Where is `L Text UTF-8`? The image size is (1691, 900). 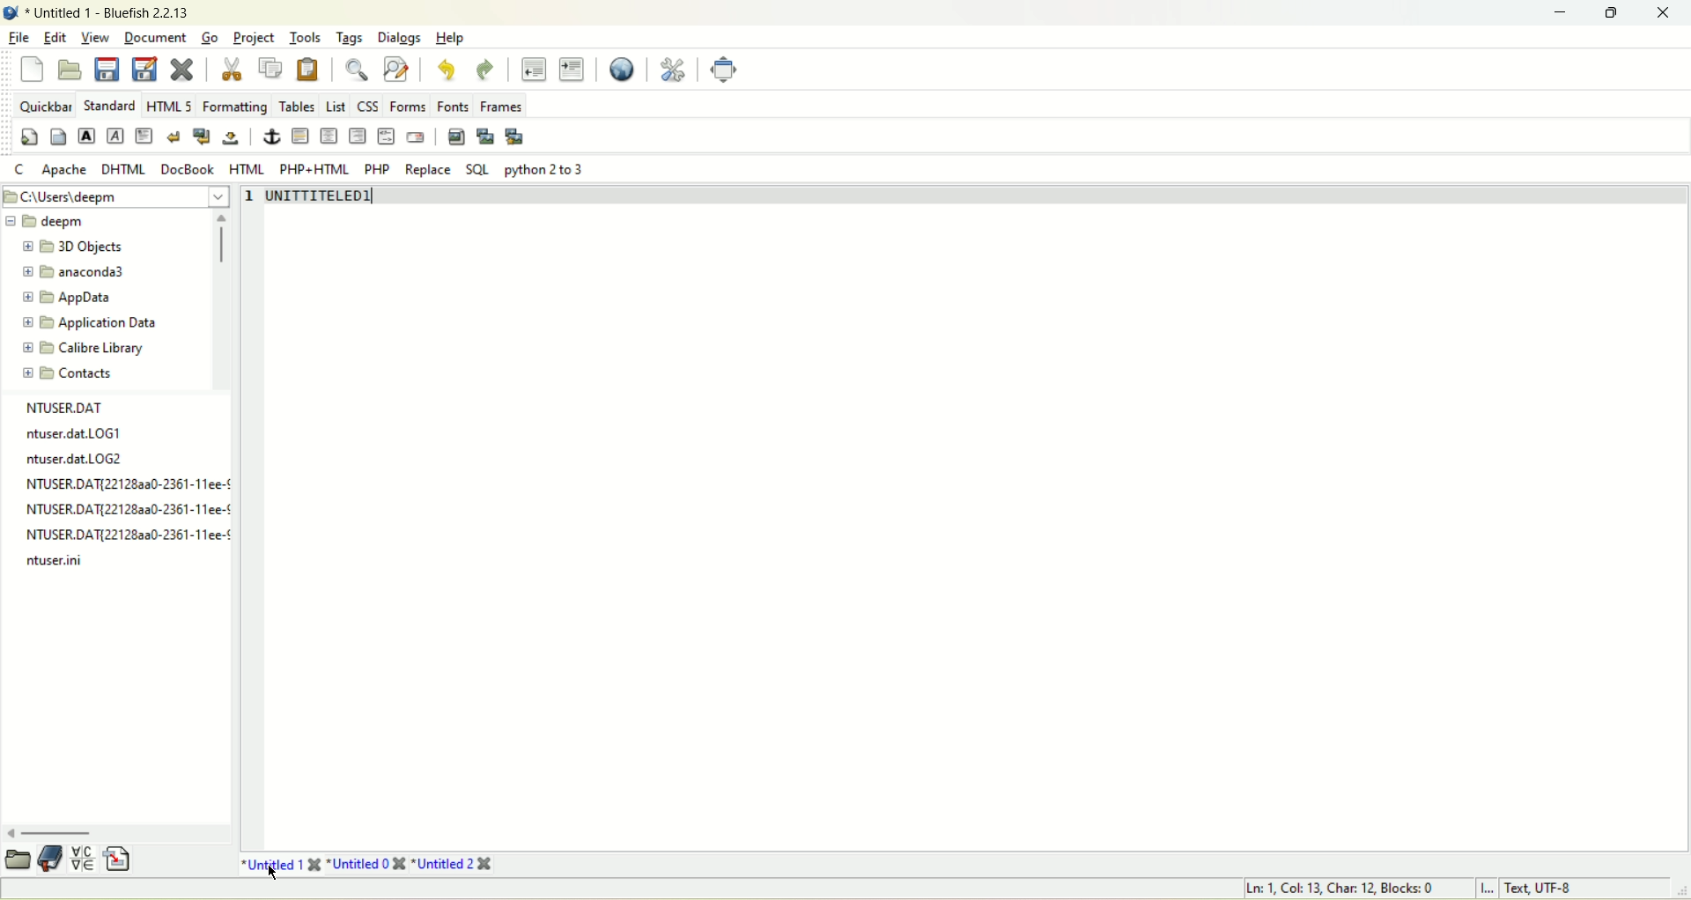
L Text UTF-8 is located at coordinates (1524, 887).